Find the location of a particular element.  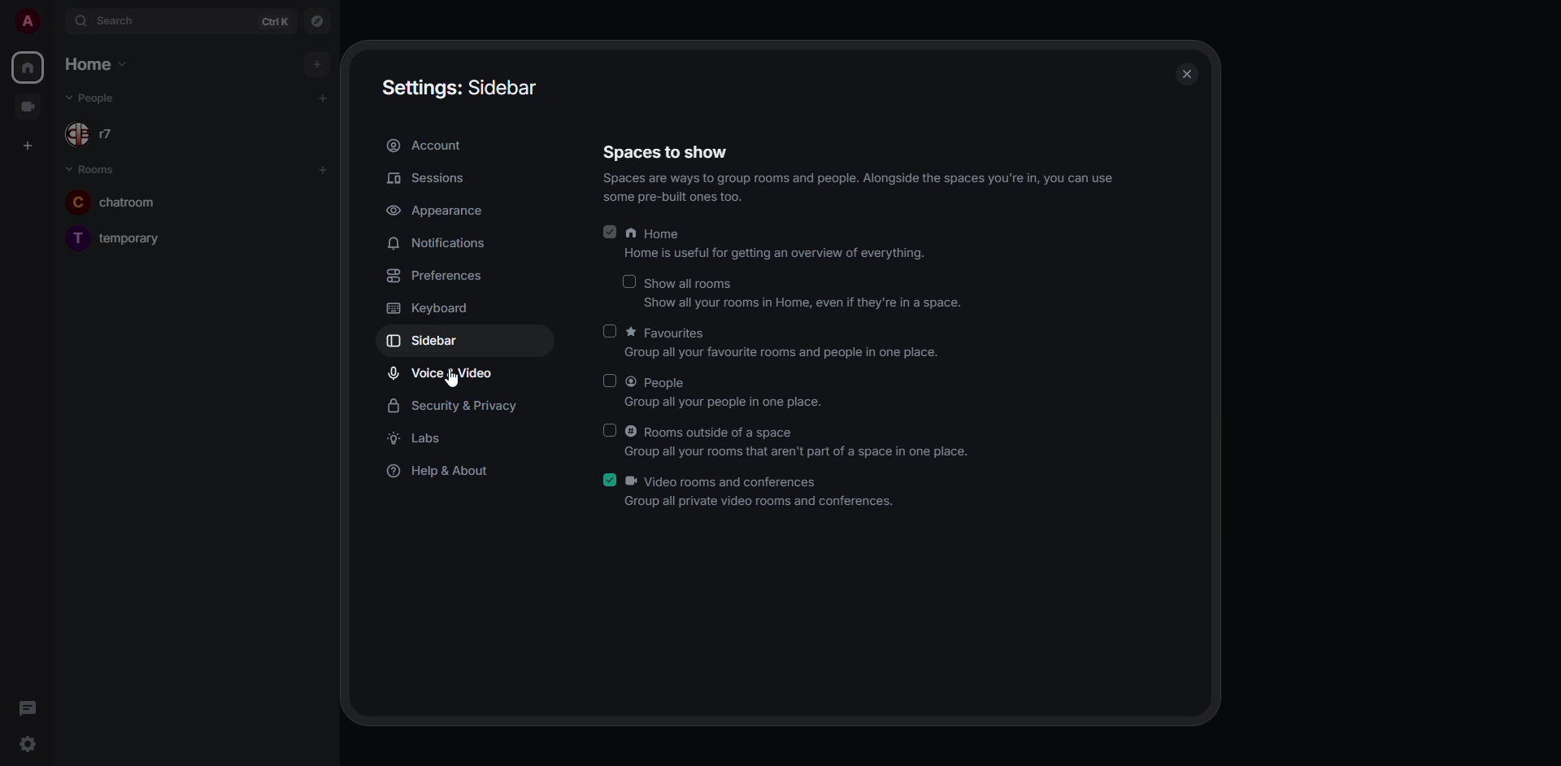

navigator is located at coordinates (319, 22).